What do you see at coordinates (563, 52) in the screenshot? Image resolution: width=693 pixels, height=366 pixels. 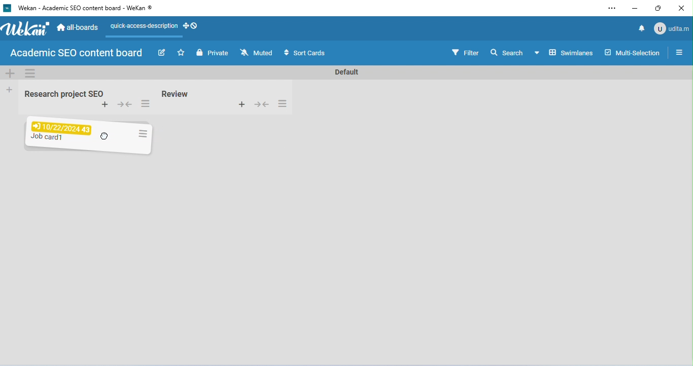 I see `board view` at bounding box center [563, 52].